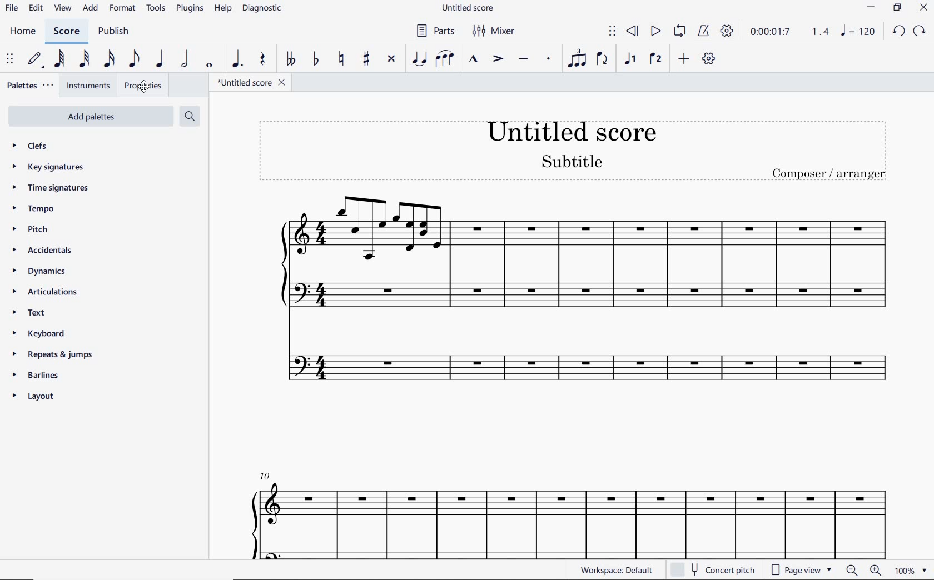 This screenshot has height=580, width=934. Describe the element at coordinates (726, 30) in the screenshot. I see `PLAYBACK SETTINGS` at that location.